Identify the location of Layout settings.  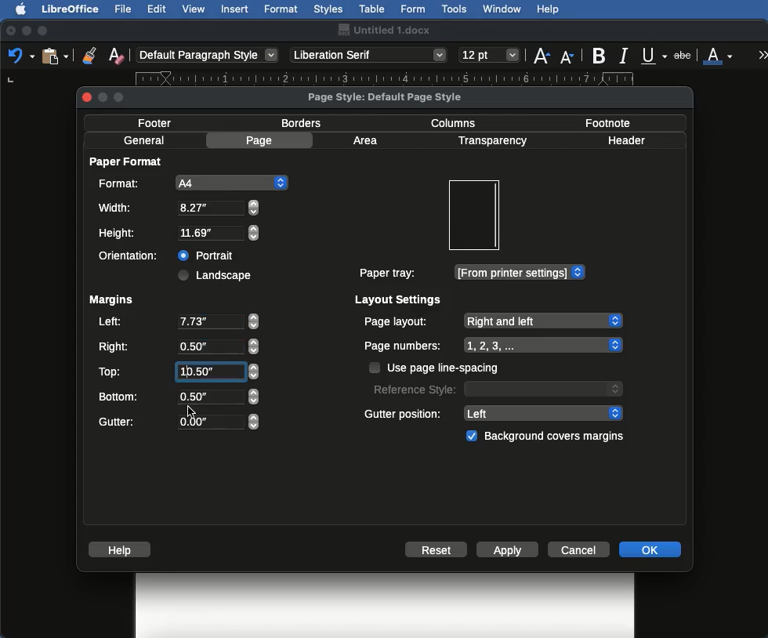
(399, 299).